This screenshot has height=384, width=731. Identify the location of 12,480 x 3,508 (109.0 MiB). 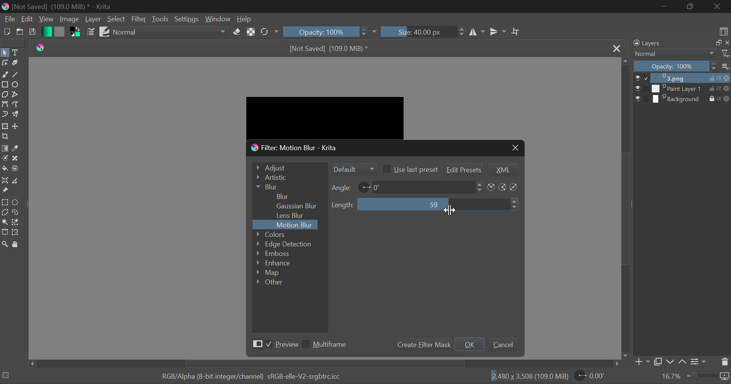
(529, 376).